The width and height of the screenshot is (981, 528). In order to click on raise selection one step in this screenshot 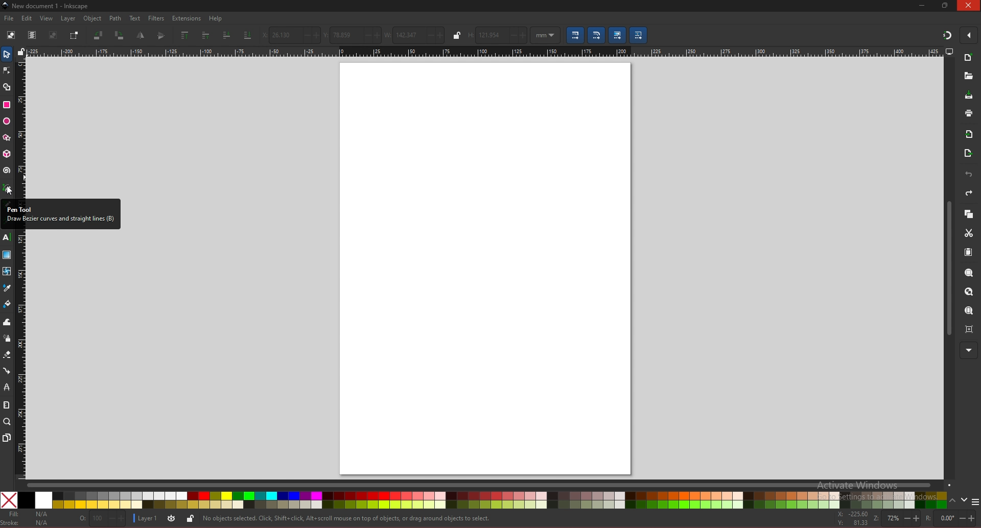, I will do `click(206, 35)`.